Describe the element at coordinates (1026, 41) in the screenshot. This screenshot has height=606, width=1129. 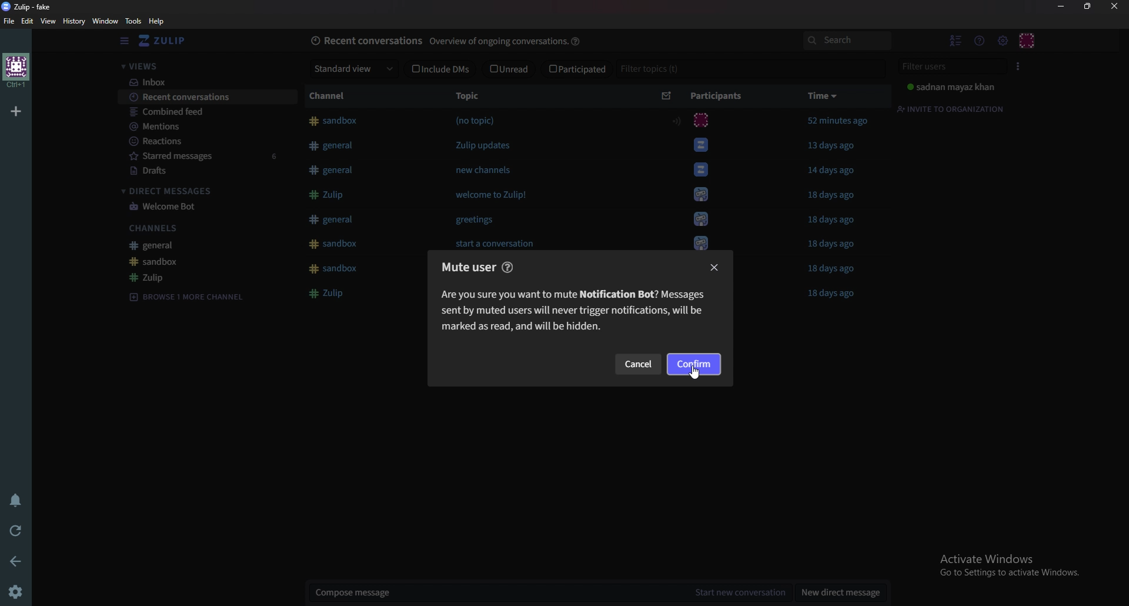
I see `Personal menu` at that location.